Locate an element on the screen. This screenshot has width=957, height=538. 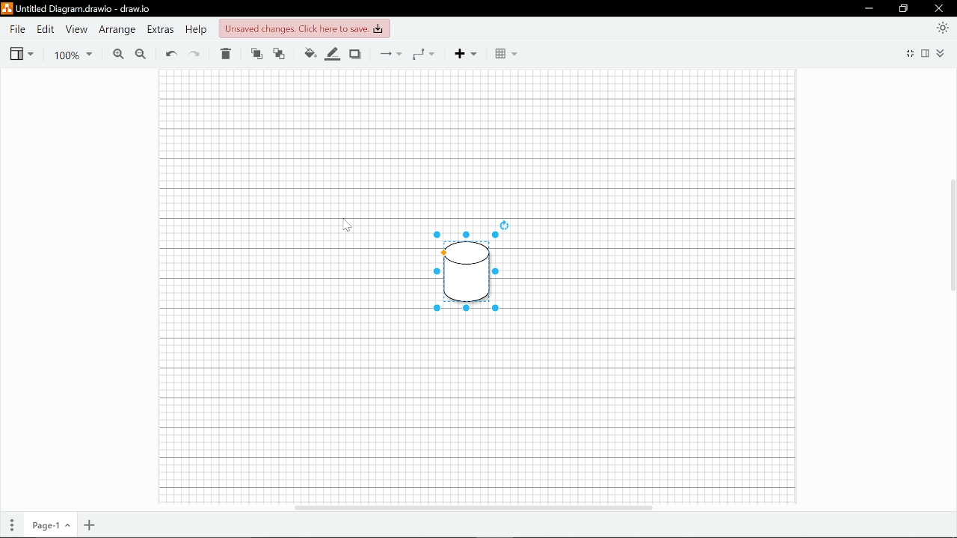
View is located at coordinates (22, 54).